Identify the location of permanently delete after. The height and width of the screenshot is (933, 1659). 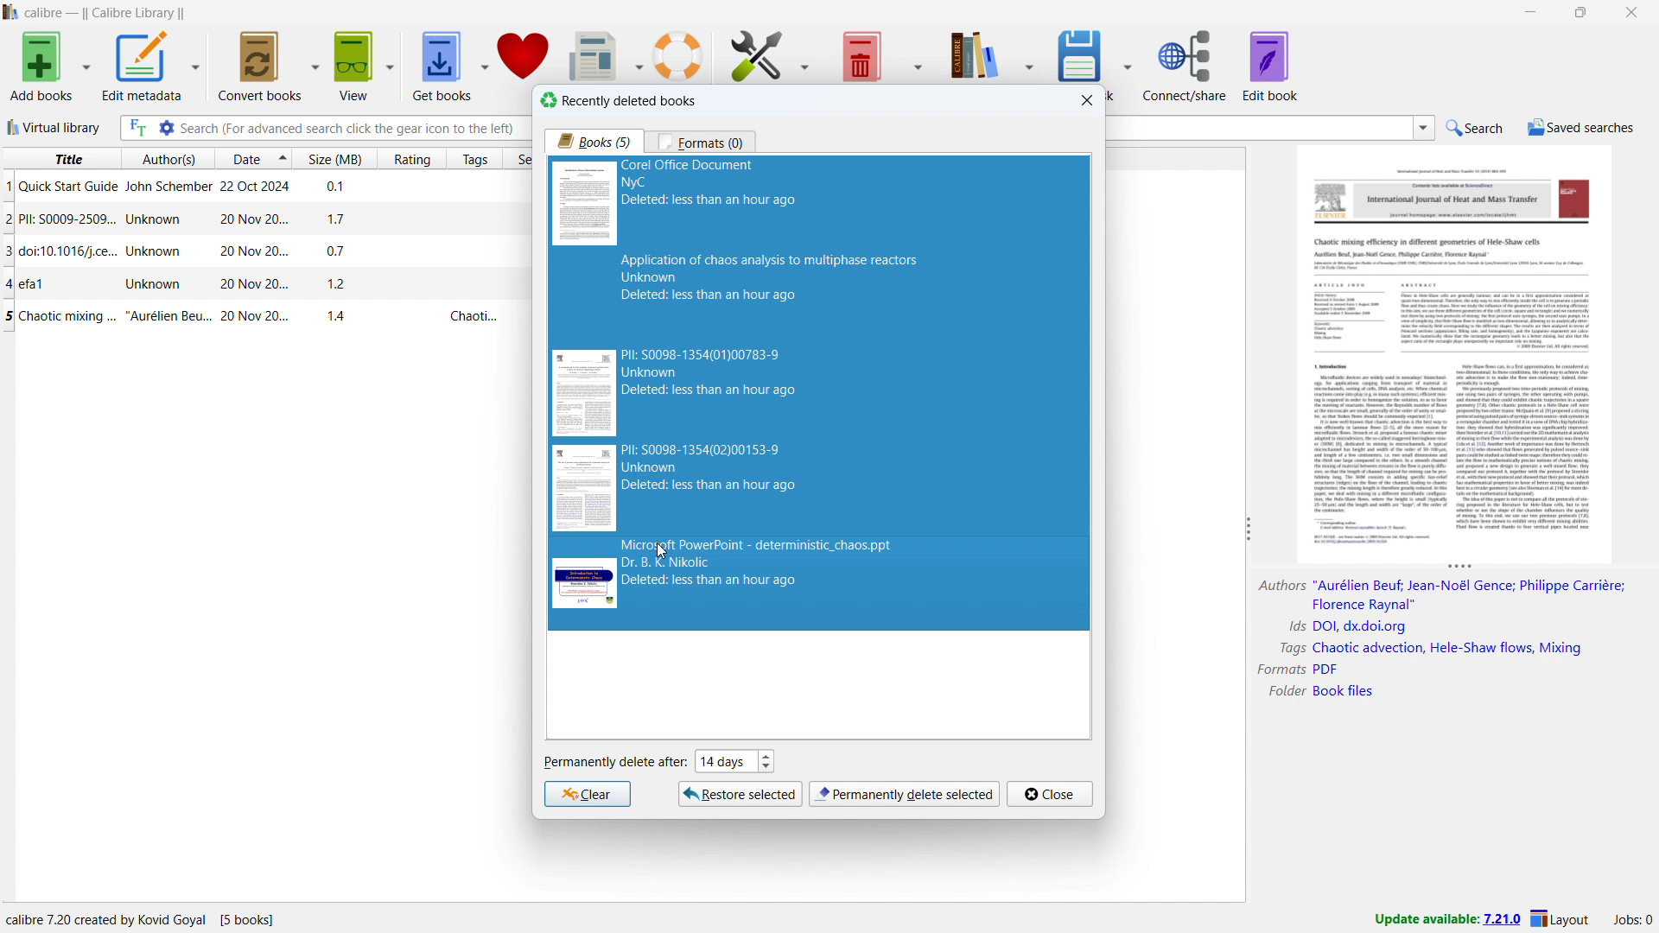
(614, 763).